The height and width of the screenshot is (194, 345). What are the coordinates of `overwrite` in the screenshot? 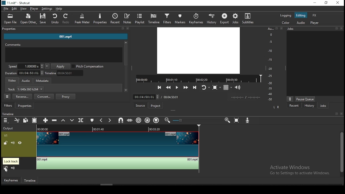 It's located at (72, 120).